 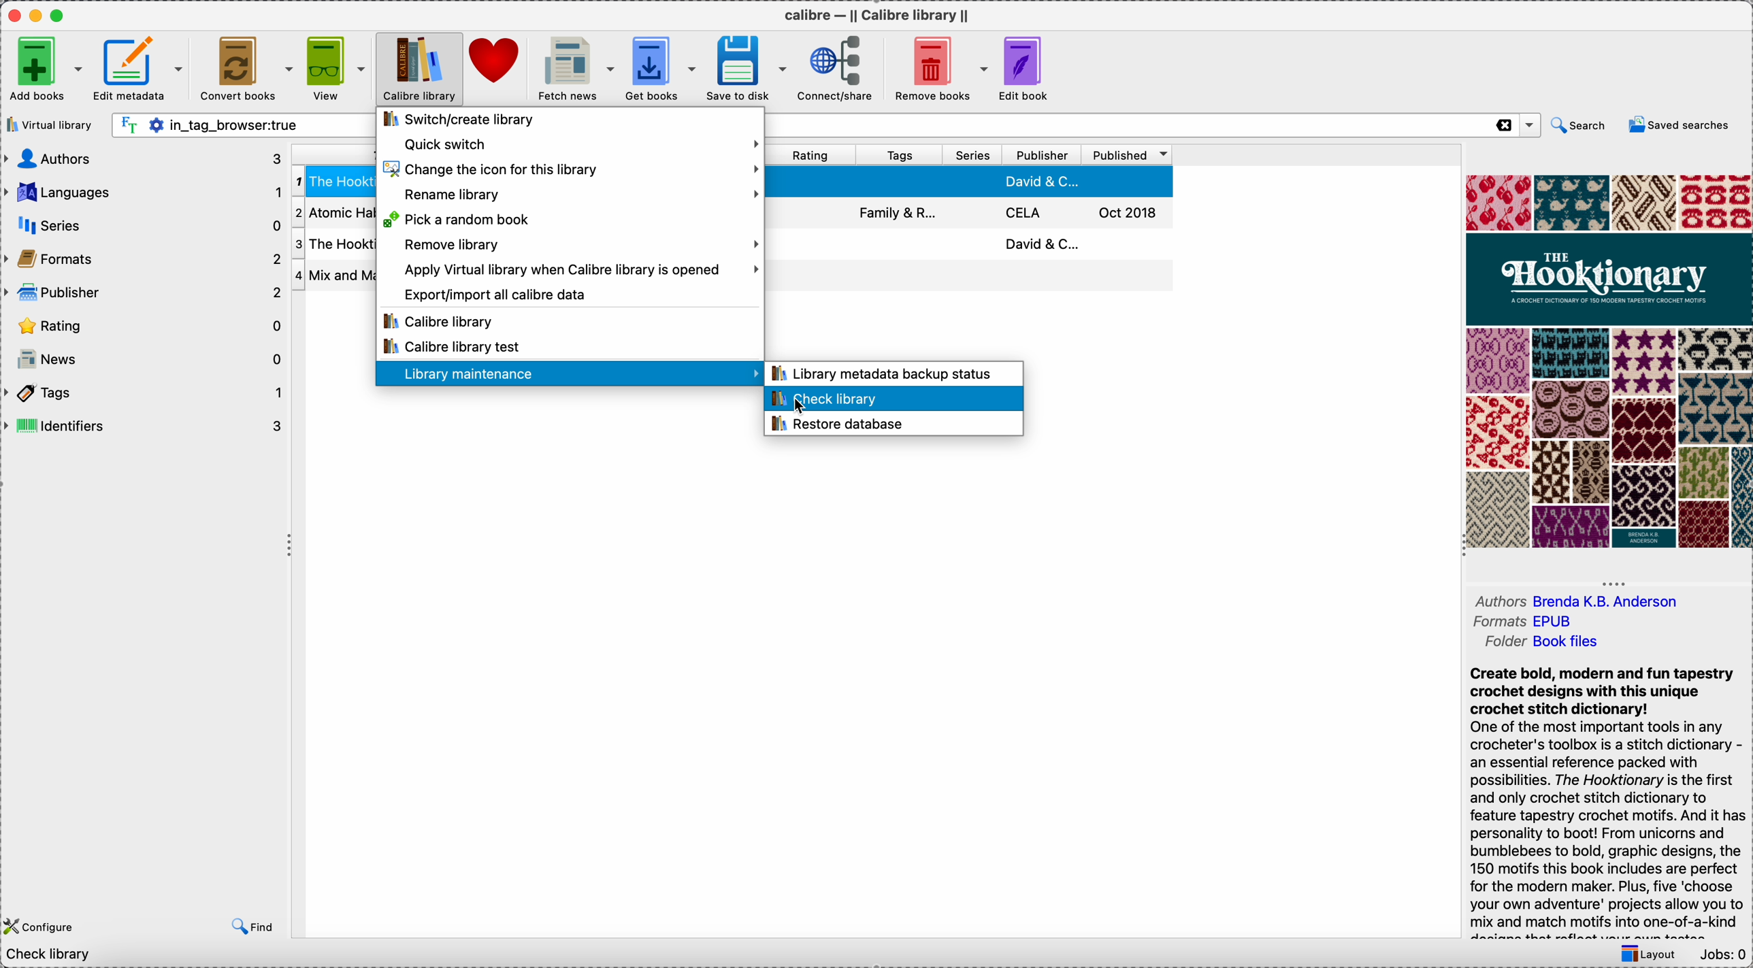 What do you see at coordinates (1540, 643) in the screenshot?
I see `folder` at bounding box center [1540, 643].